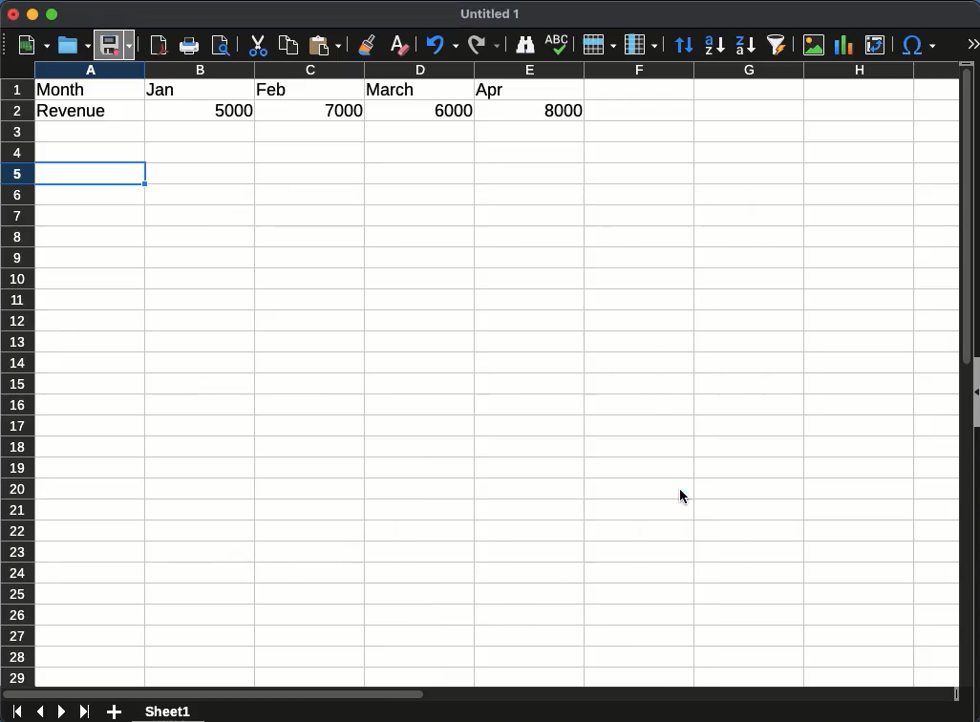 This screenshot has height=722, width=980. Describe the element at coordinates (494, 14) in the screenshot. I see `Untitled 1` at that location.